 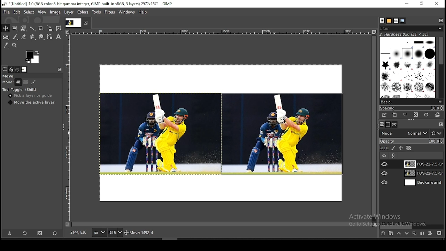 What do you see at coordinates (401, 149) in the screenshot?
I see `lock size and position` at bounding box center [401, 149].